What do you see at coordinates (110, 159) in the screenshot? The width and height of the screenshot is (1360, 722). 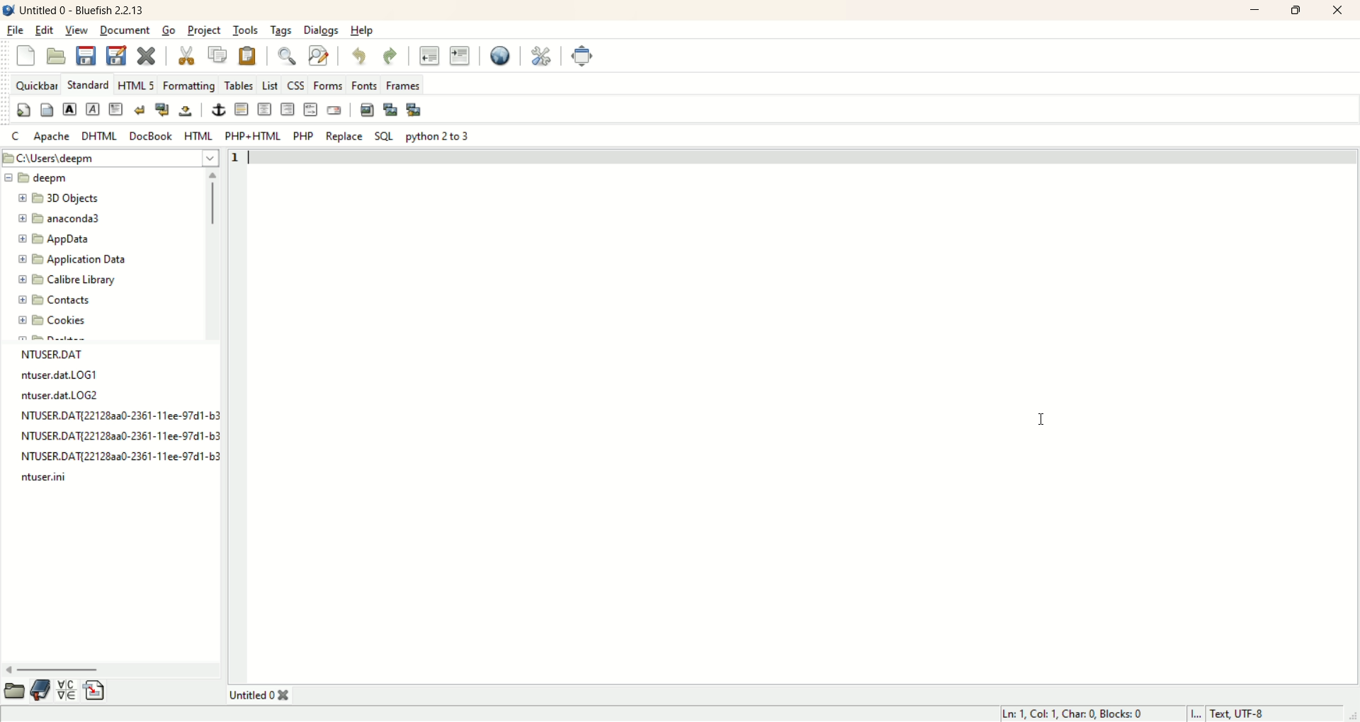 I see `location` at bounding box center [110, 159].